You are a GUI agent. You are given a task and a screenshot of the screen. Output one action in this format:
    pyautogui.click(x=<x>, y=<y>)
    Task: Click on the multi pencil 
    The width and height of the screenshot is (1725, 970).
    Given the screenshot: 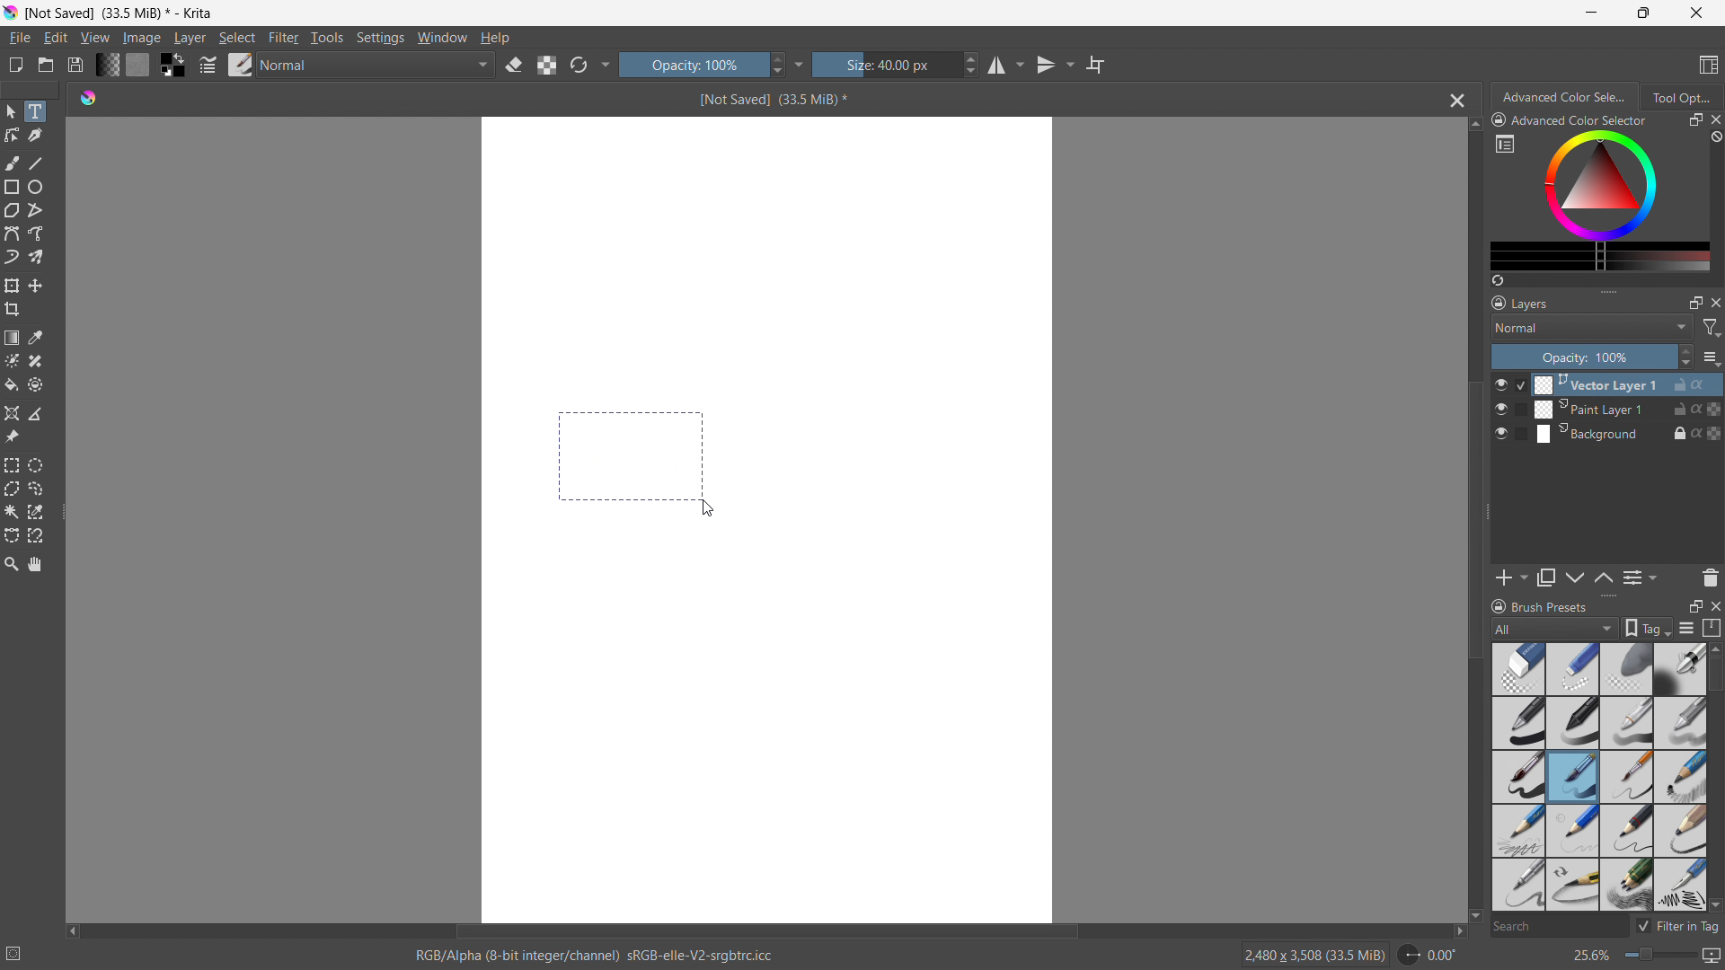 What is the action you would take?
    pyautogui.click(x=1628, y=886)
    